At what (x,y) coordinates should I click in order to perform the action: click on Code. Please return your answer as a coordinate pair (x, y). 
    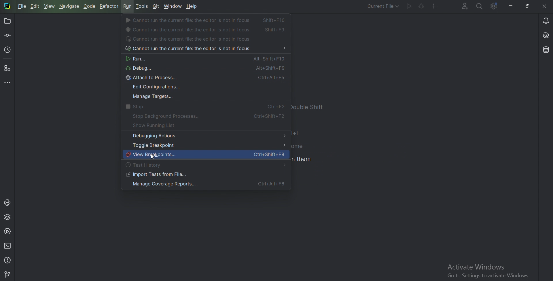
    Looking at the image, I should click on (90, 6).